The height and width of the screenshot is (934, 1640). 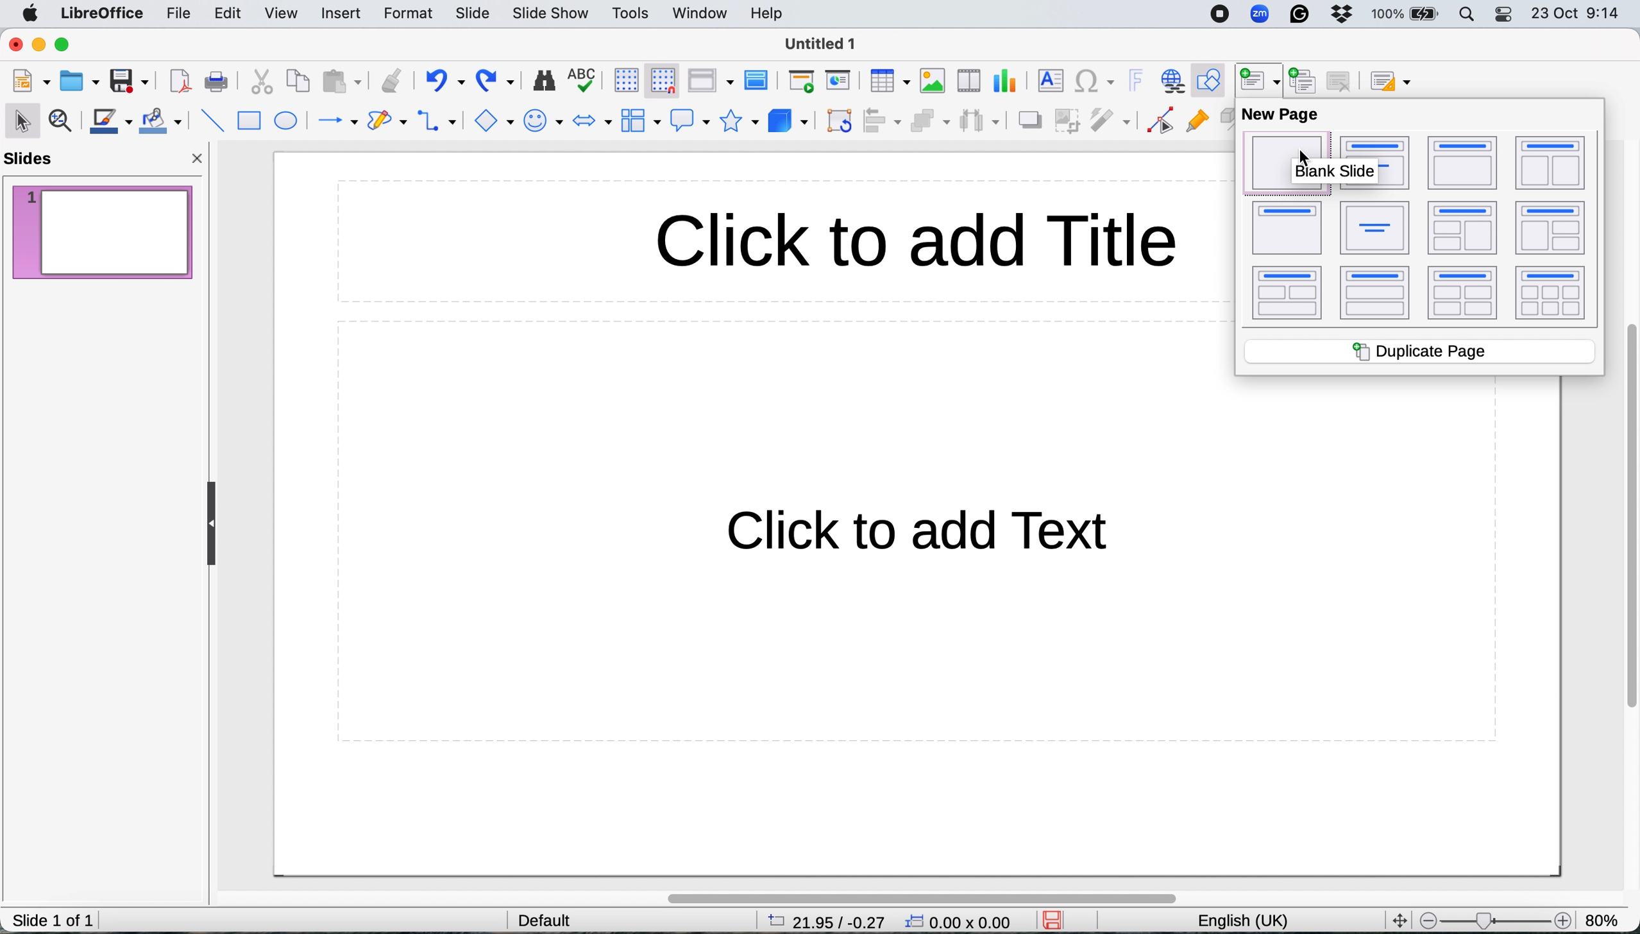 What do you see at coordinates (769, 13) in the screenshot?
I see `help` at bounding box center [769, 13].